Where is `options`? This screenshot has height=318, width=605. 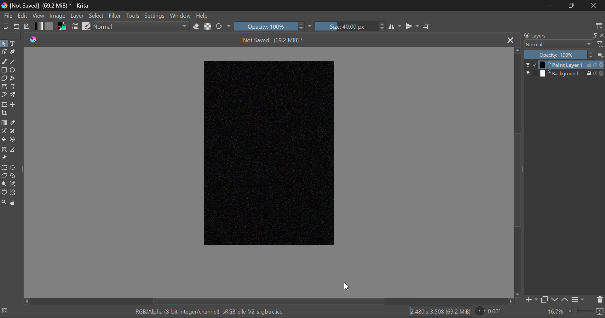
options is located at coordinates (601, 54).